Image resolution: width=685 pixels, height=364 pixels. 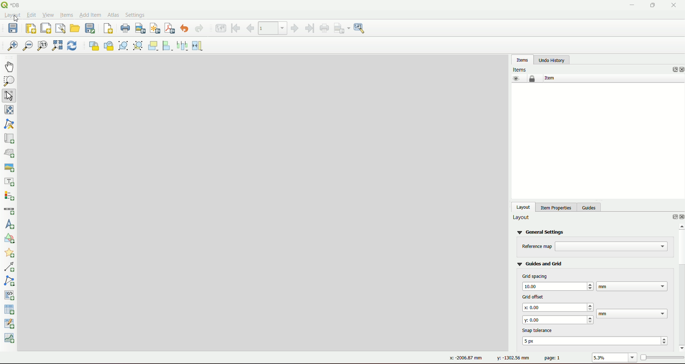 I want to click on Items, so click(x=66, y=15).